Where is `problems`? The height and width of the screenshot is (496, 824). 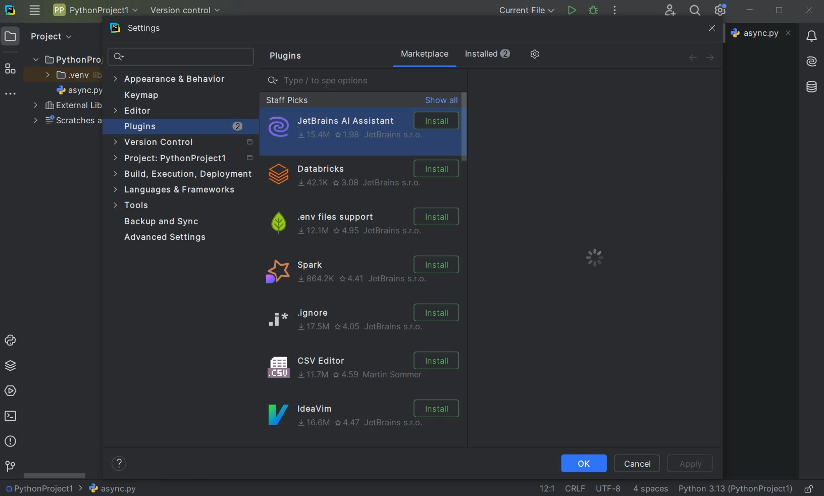 problems is located at coordinates (10, 441).